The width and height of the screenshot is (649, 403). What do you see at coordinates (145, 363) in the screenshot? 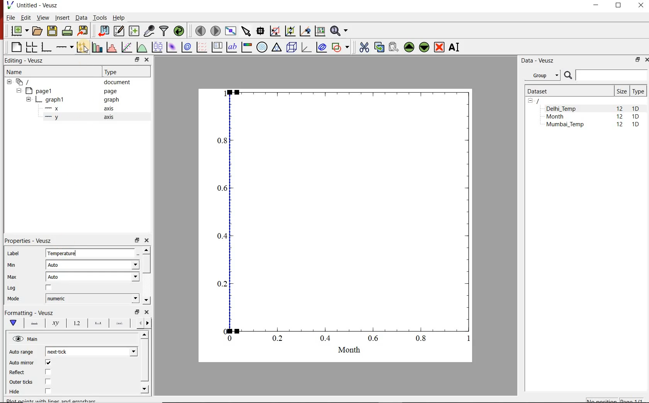
I see `scrollbar` at bounding box center [145, 363].